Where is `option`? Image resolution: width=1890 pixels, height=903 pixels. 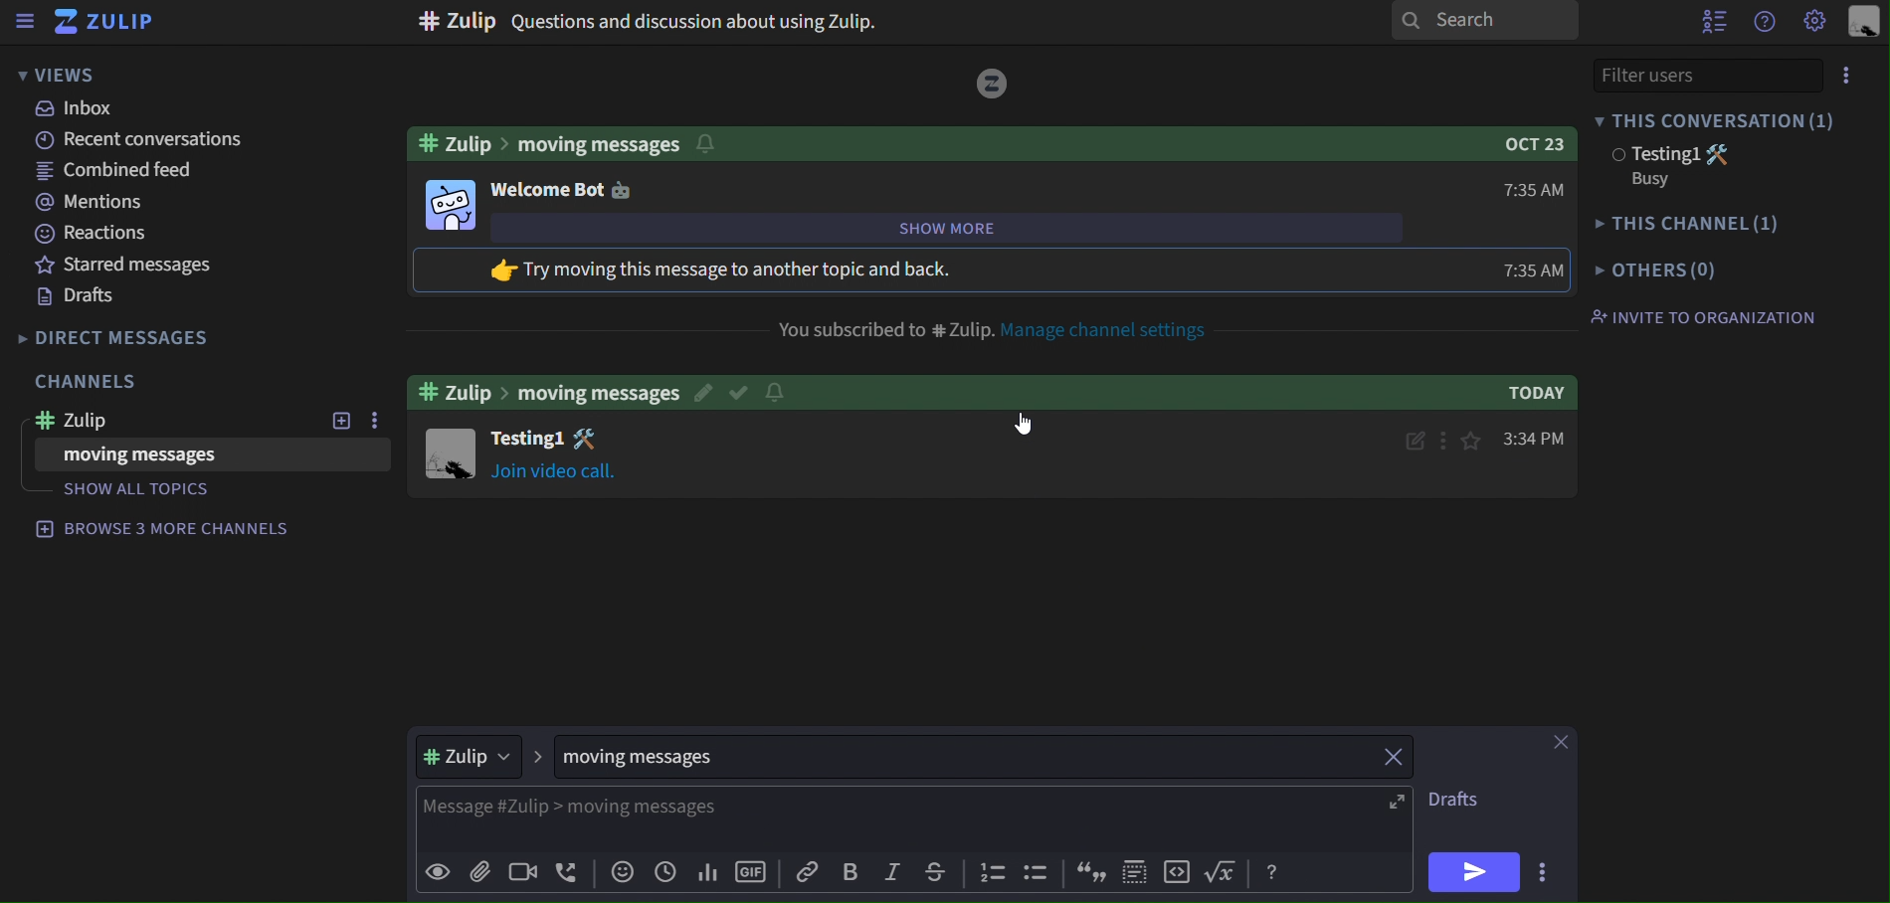
option is located at coordinates (371, 422).